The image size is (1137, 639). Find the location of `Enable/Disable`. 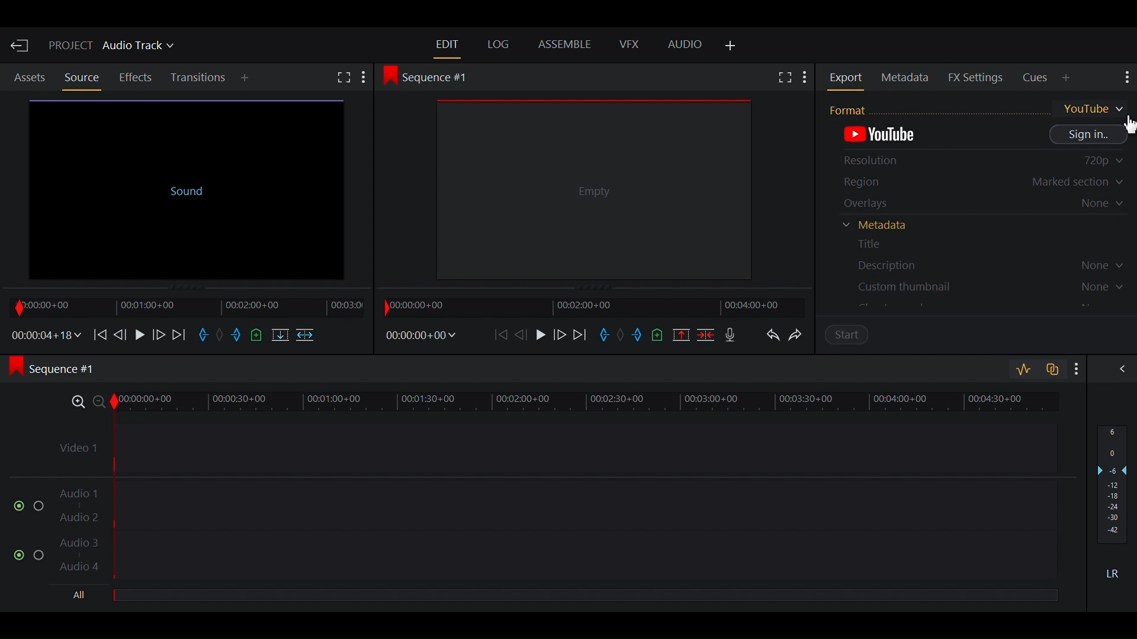

Enable/Disable is located at coordinates (30, 553).